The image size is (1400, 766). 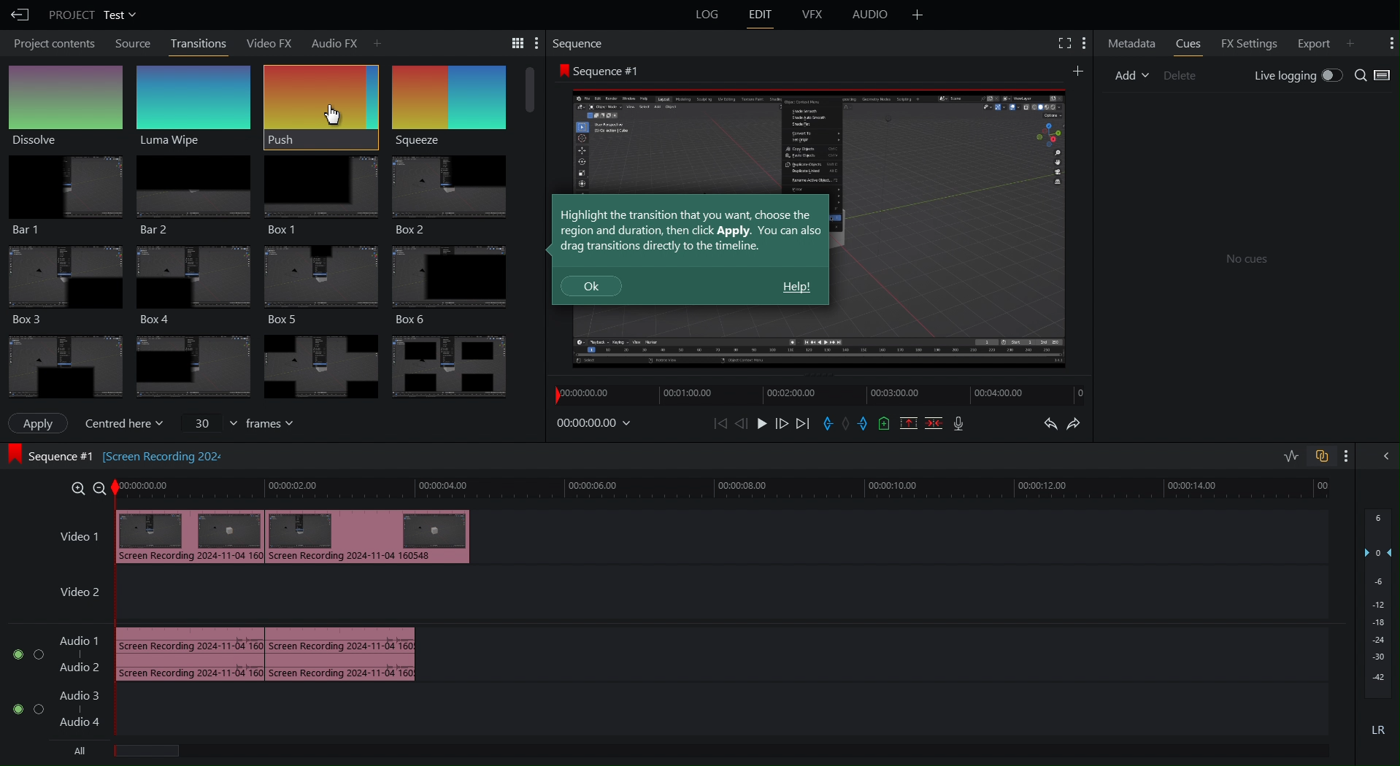 What do you see at coordinates (1083, 42) in the screenshot?
I see `More` at bounding box center [1083, 42].